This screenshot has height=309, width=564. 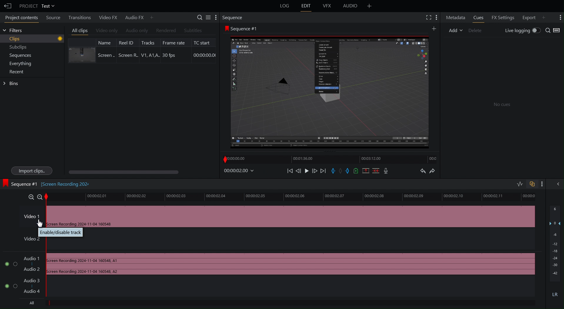 What do you see at coordinates (518, 183) in the screenshot?
I see `Toggle Audio Editing` at bounding box center [518, 183].